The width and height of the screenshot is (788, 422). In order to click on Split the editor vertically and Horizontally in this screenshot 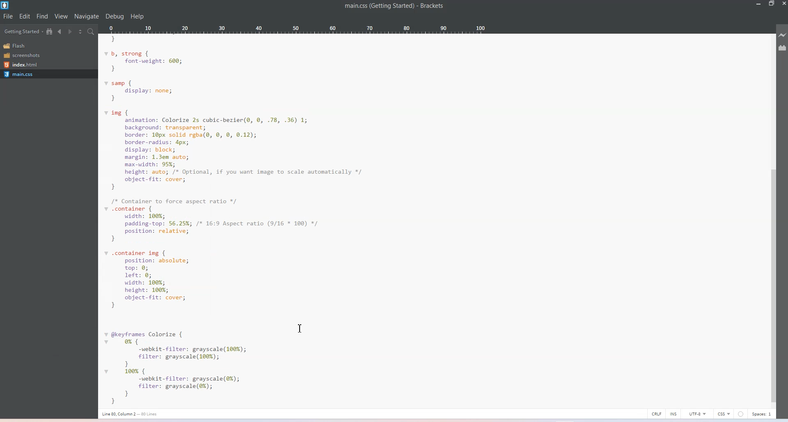, I will do `click(81, 32)`.